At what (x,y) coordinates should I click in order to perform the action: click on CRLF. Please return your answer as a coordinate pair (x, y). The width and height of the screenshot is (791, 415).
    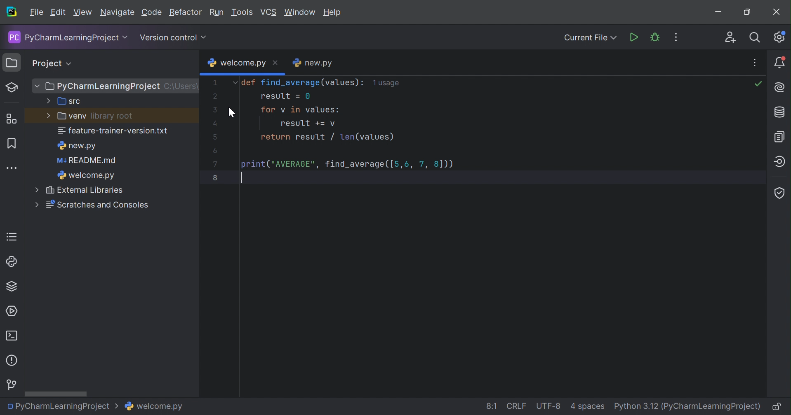
    Looking at the image, I should click on (517, 405).